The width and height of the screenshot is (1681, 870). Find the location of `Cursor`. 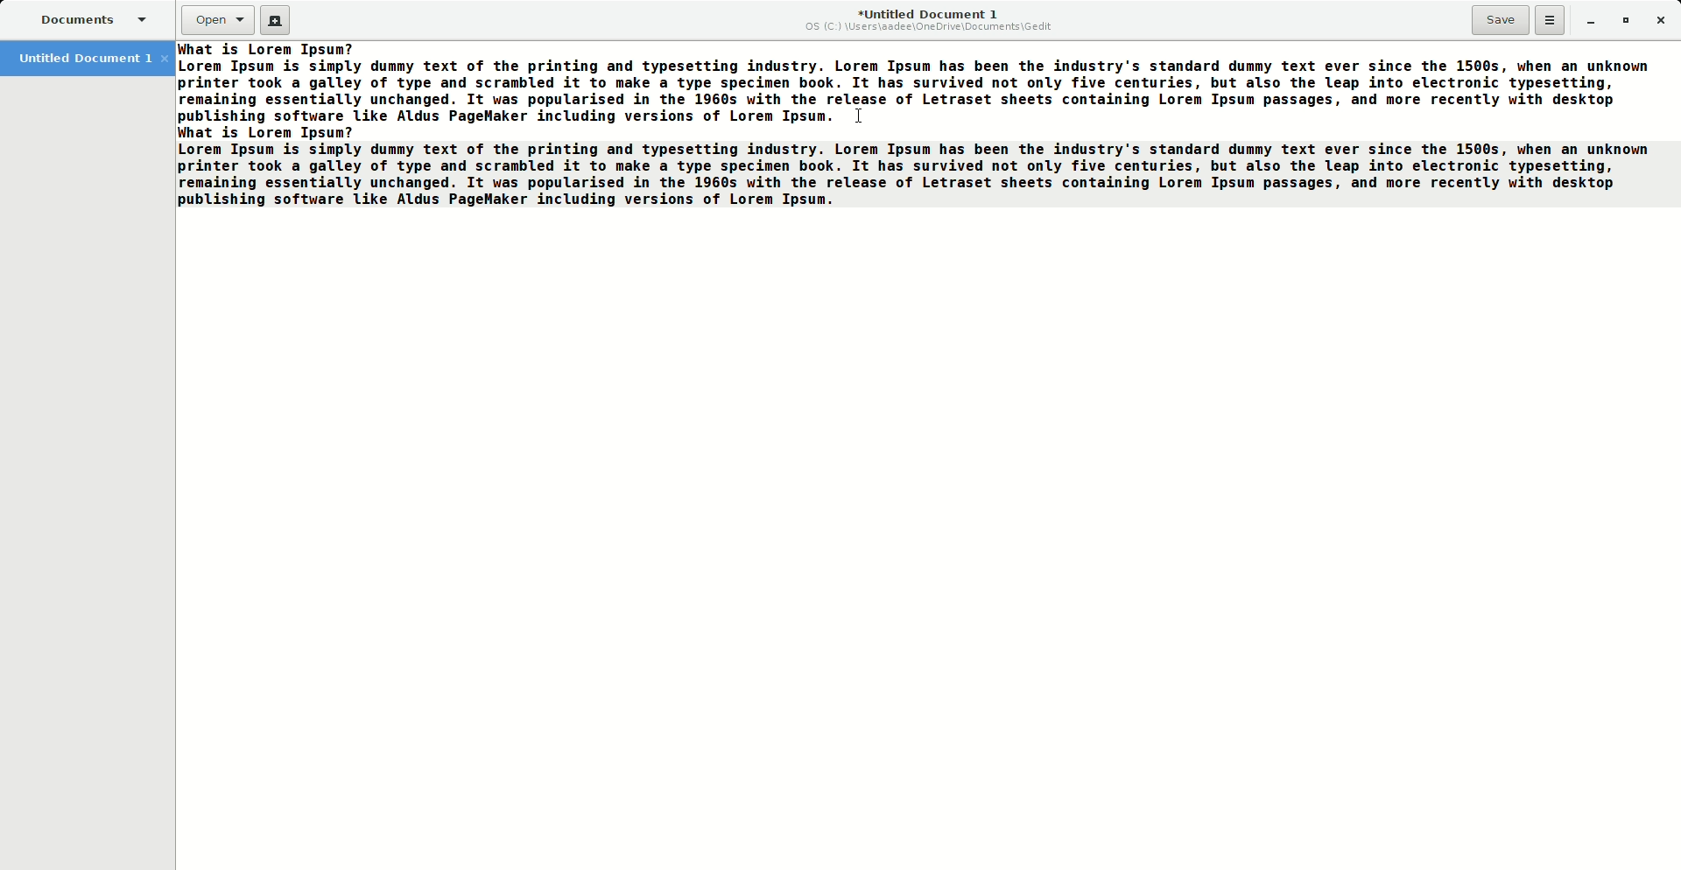

Cursor is located at coordinates (857, 117).